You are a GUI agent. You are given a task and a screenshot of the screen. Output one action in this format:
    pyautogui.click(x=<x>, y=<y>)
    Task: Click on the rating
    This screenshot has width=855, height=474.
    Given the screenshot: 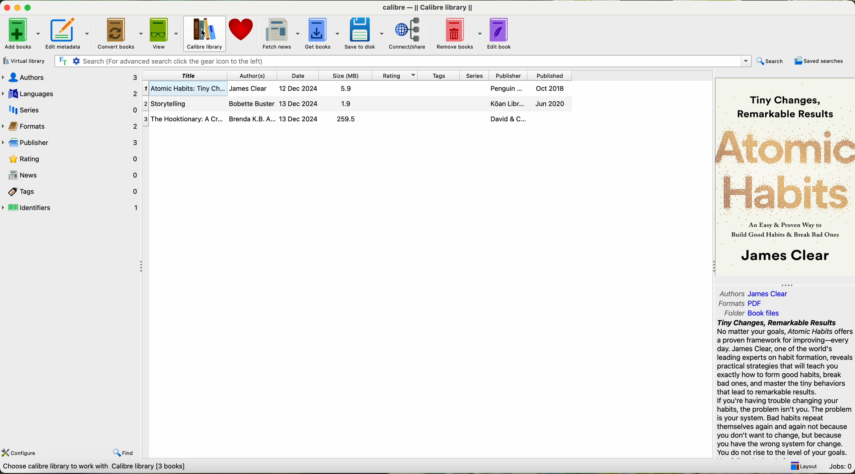 What is the action you would take?
    pyautogui.click(x=393, y=75)
    